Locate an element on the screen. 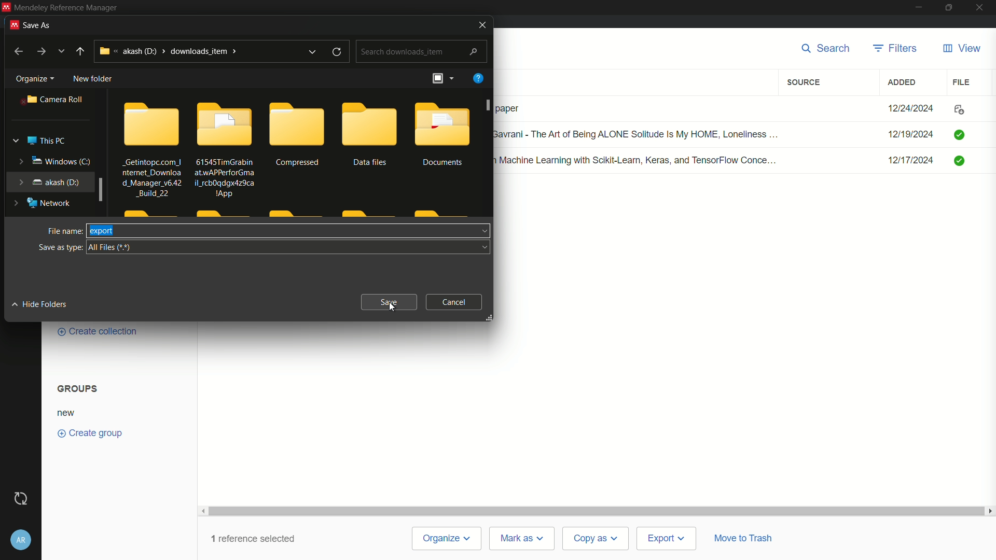  camera roll is located at coordinates (56, 100).